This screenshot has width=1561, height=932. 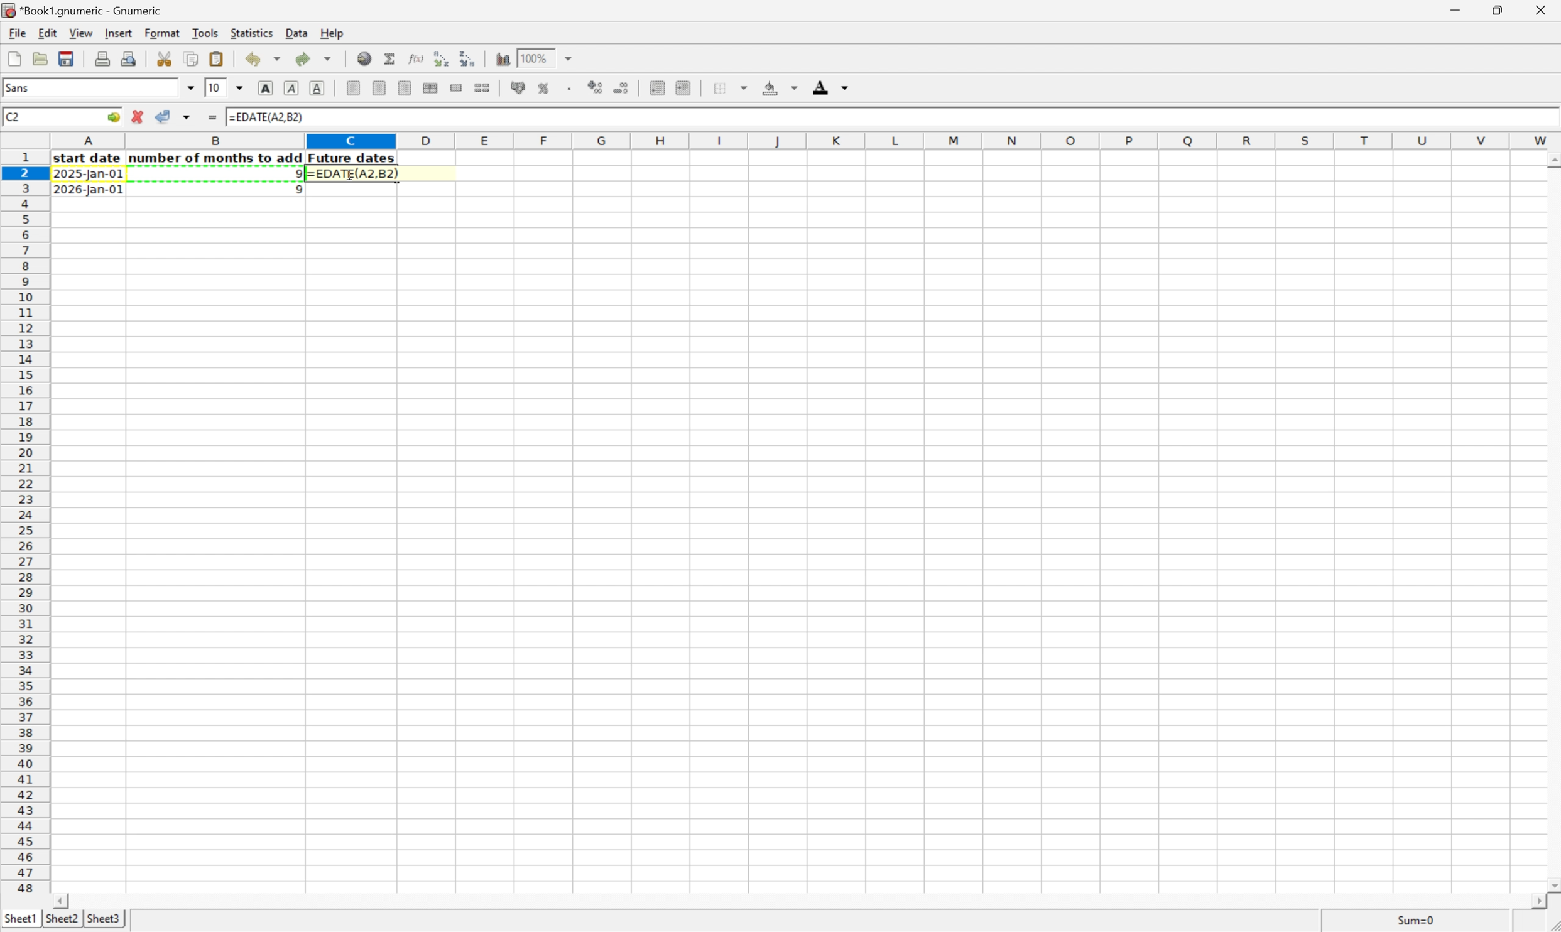 I want to click on Center Horizontally, so click(x=379, y=87).